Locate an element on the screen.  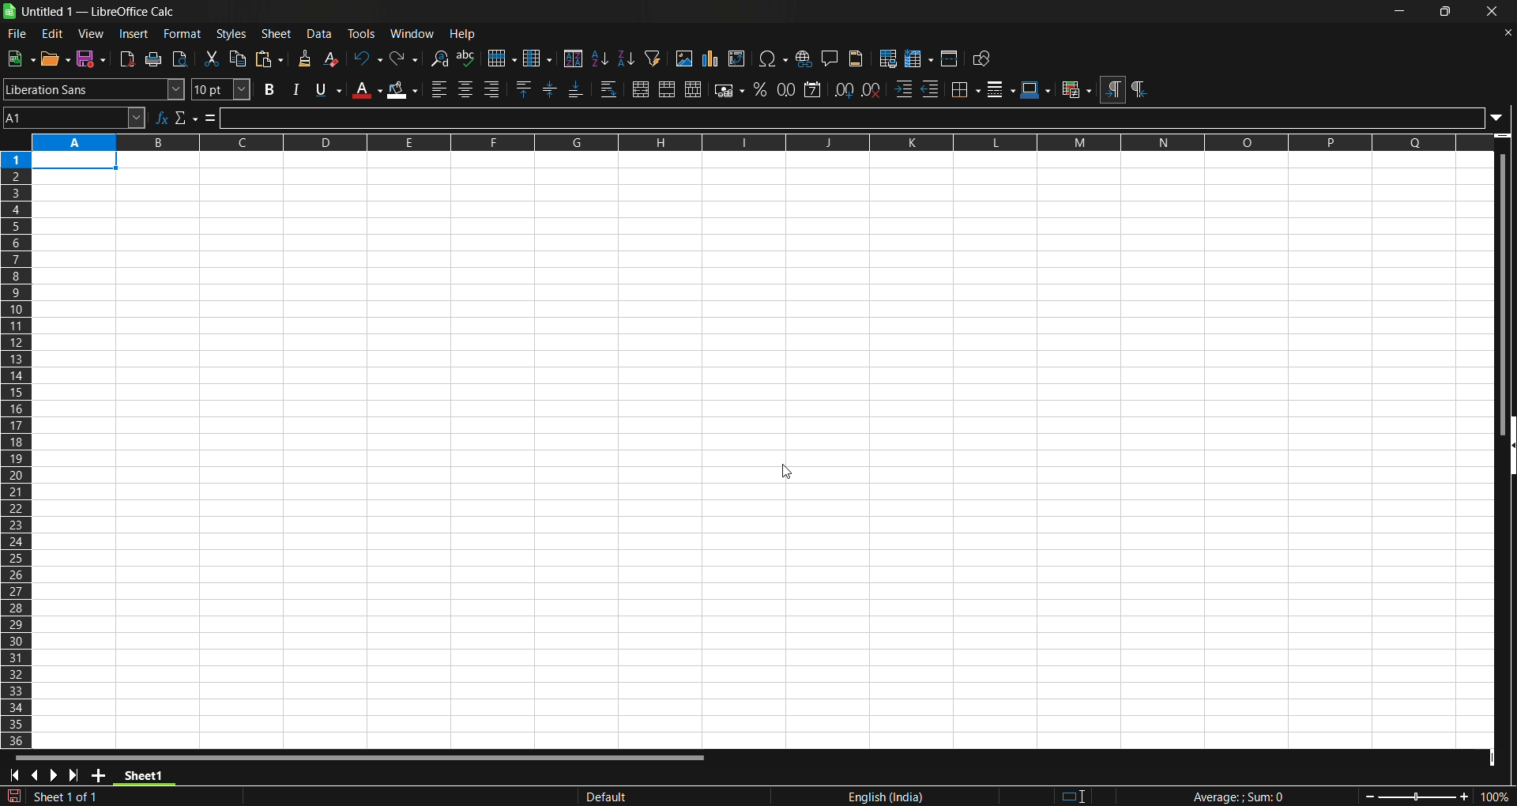
merge and center or unmerge cells depending on the current toggle state. is located at coordinates (641, 91).